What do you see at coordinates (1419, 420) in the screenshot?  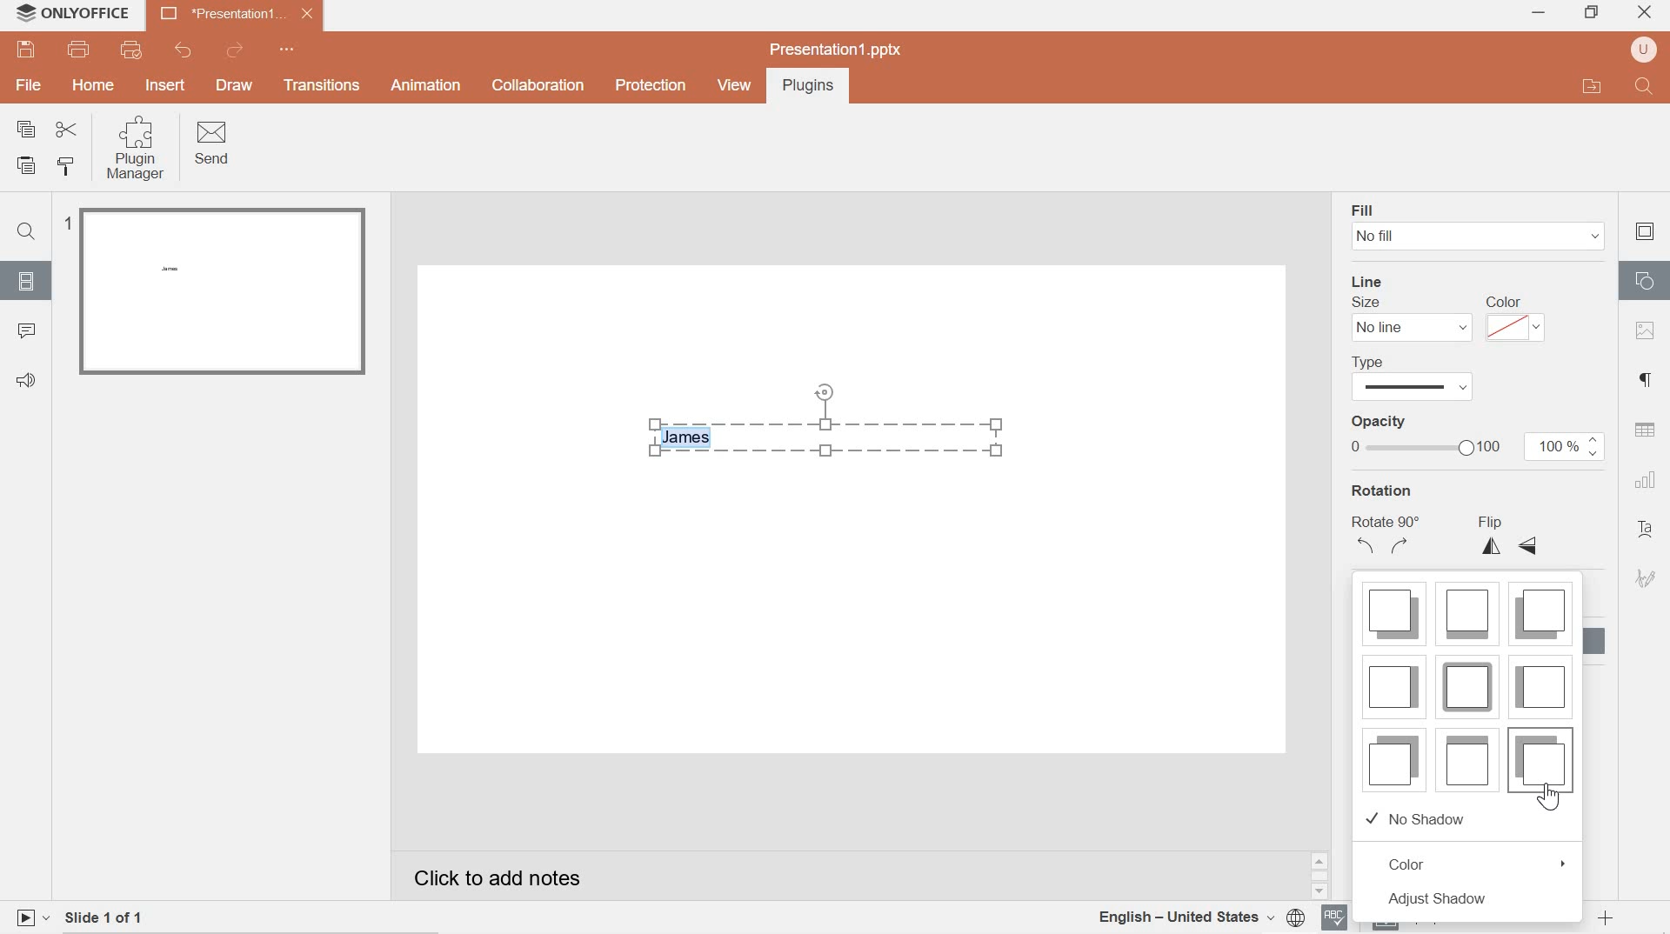 I see `opacity` at bounding box center [1419, 420].